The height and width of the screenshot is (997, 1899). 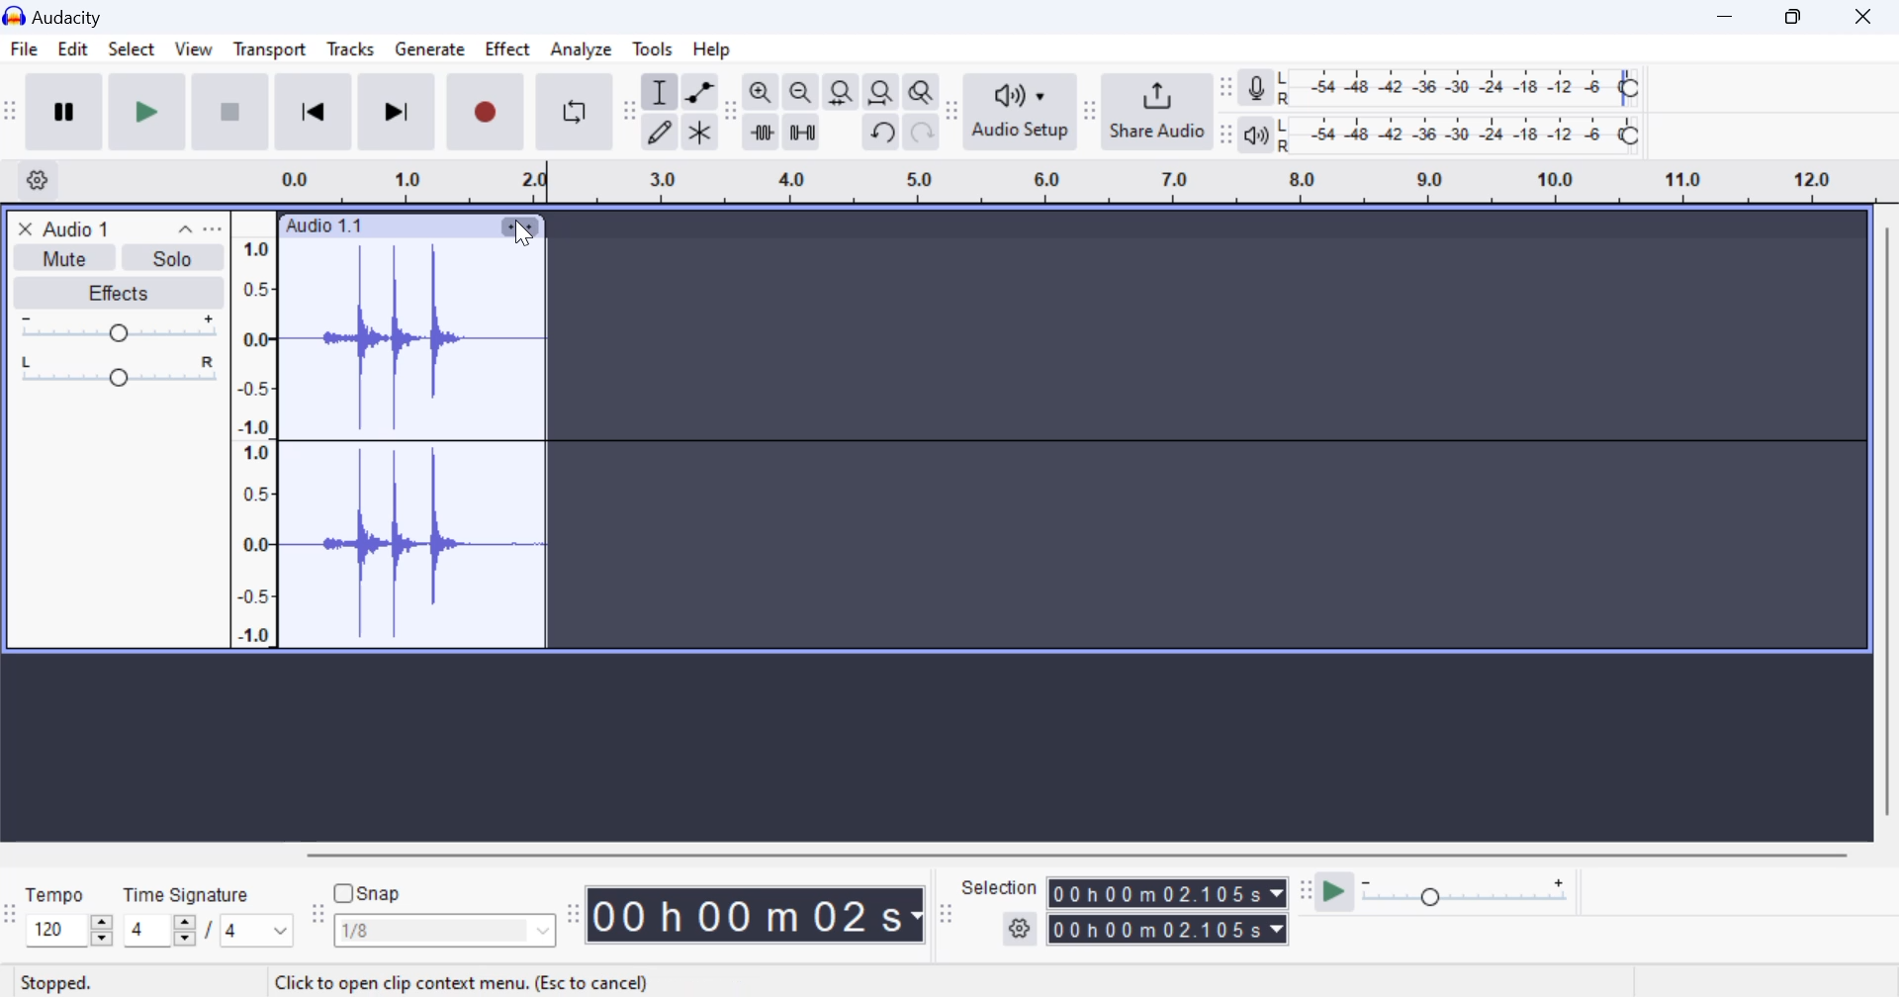 I want to click on Stop, so click(x=232, y=111).